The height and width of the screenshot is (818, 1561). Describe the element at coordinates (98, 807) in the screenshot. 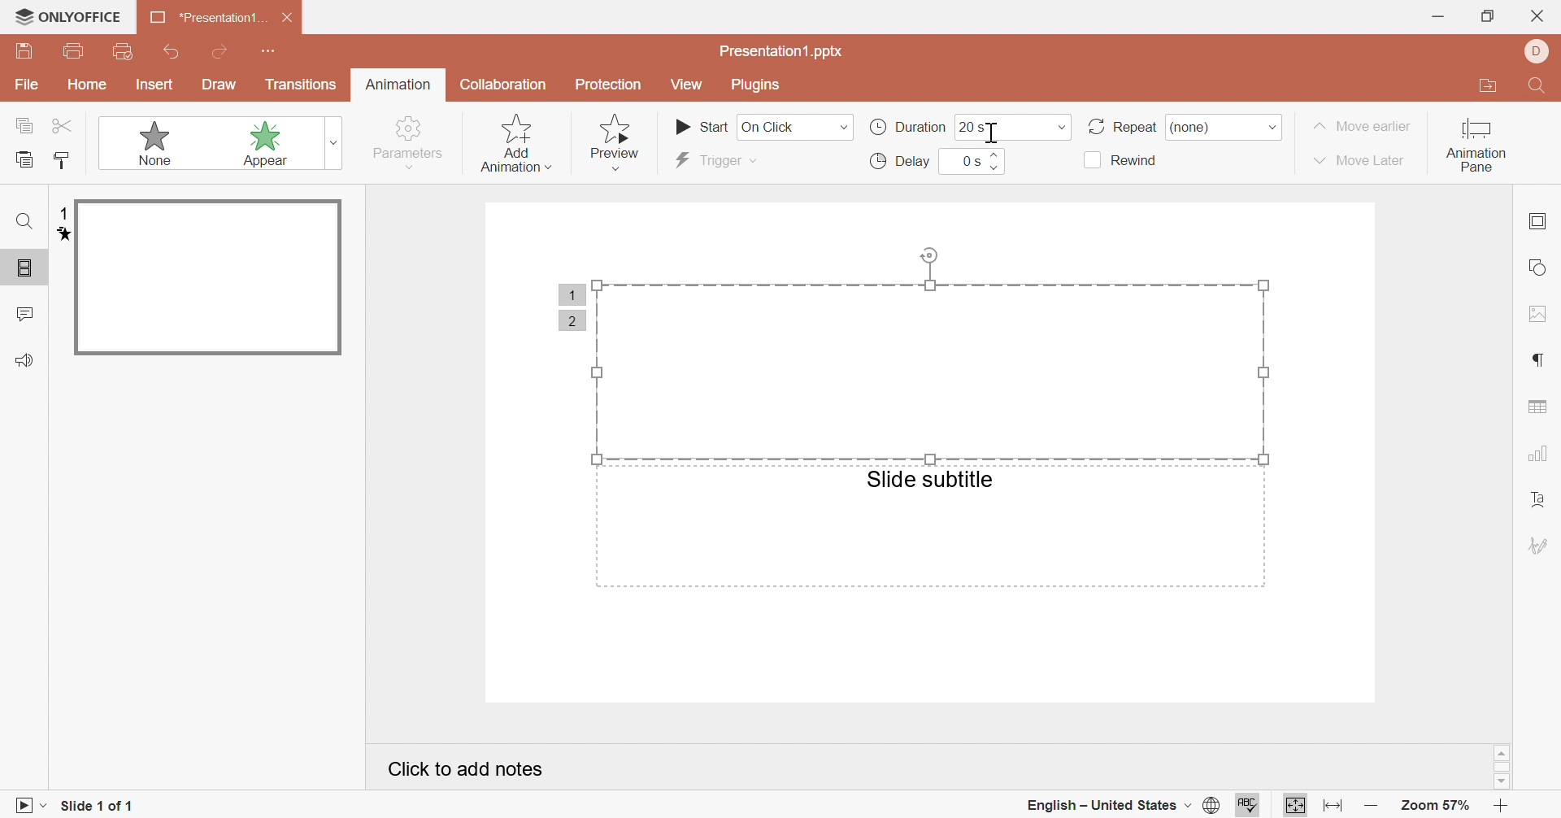

I see `slide 1 of 1` at that location.